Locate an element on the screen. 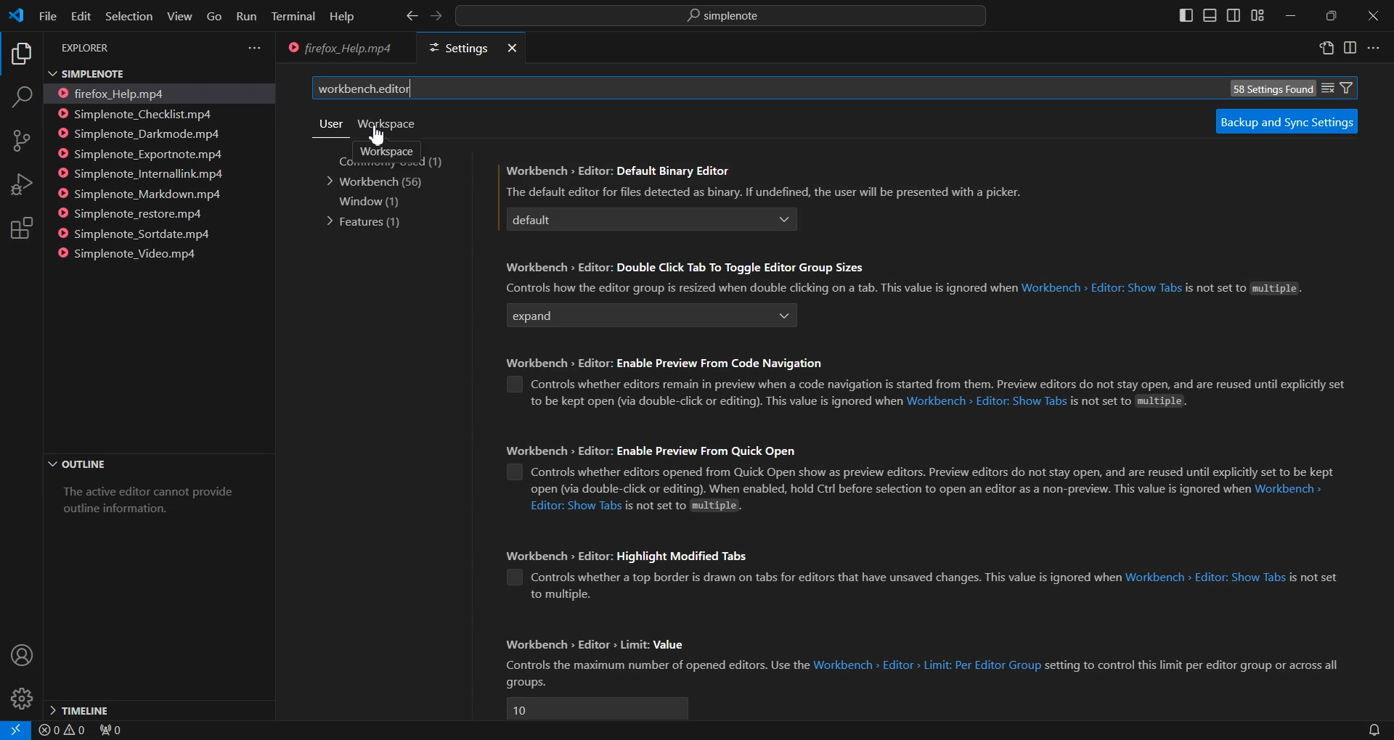 The image size is (1394, 740). simplenote is located at coordinates (730, 17).